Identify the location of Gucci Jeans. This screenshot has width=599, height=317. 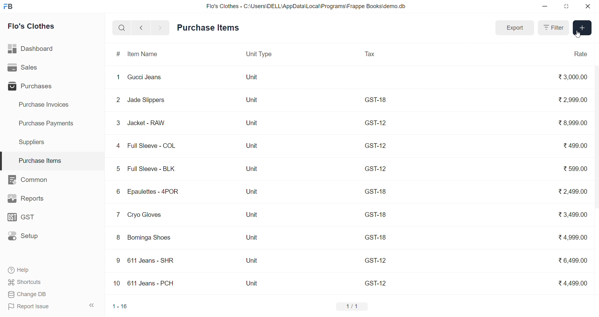
(145, 77).